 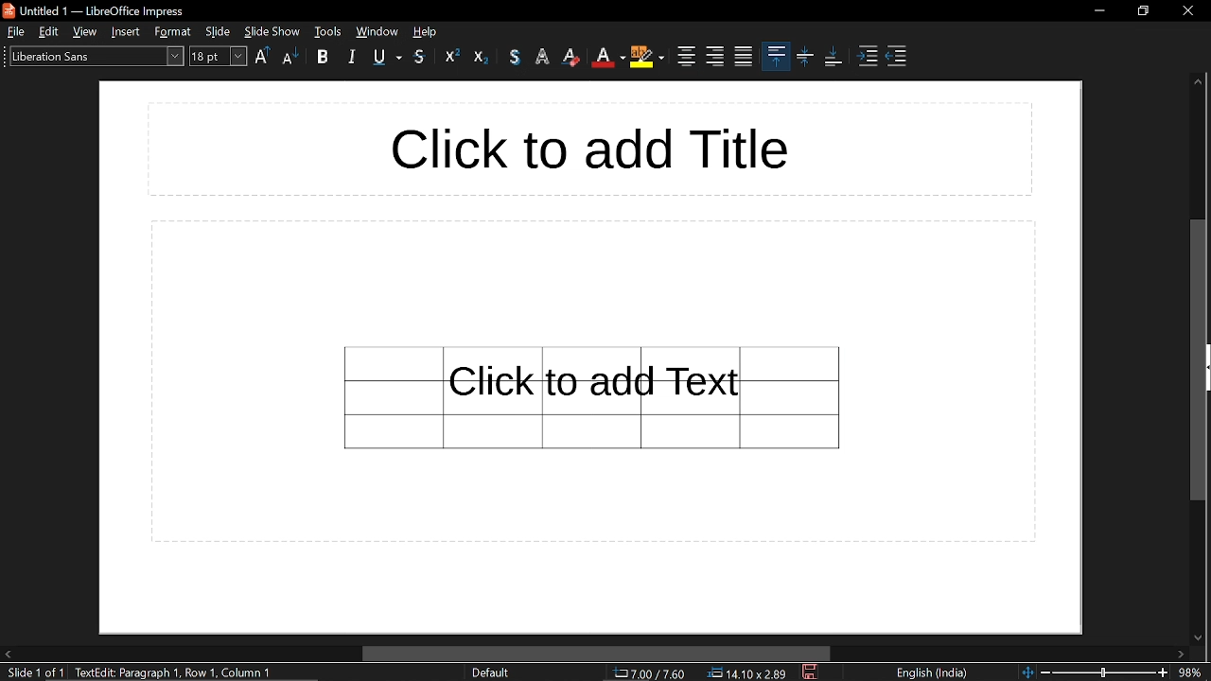 What do you see at coordinates (515, 57) in the screenshot?
I see `shadow` at bounding box center [515, 57].